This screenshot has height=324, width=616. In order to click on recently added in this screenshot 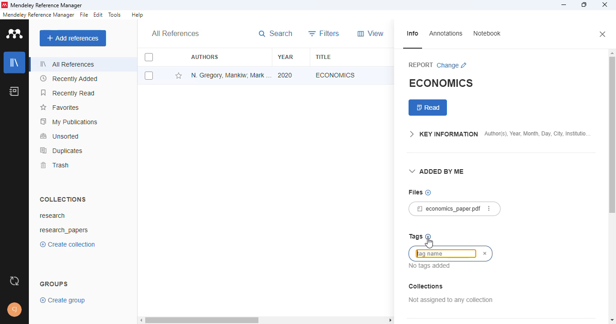, I will do `click(68, 79)`.